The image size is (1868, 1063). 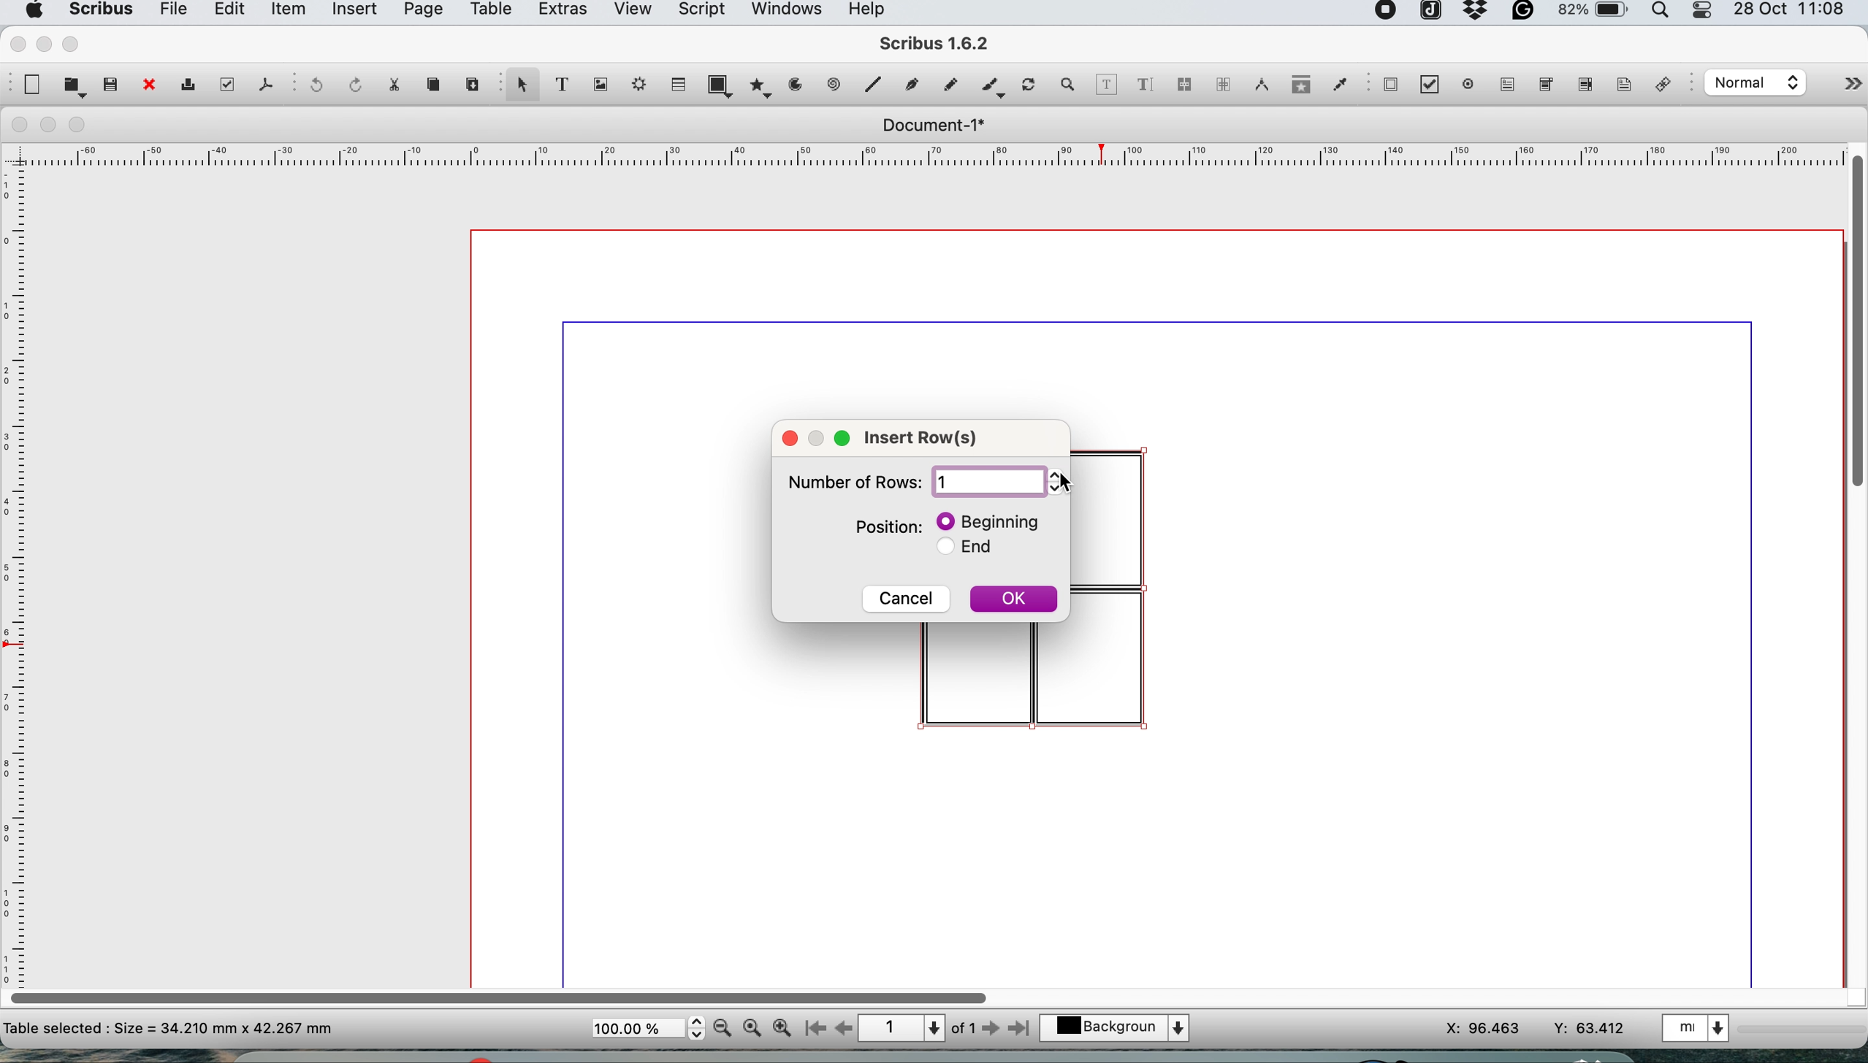 I want to click on link text frames, so click(x=1183, y=87).